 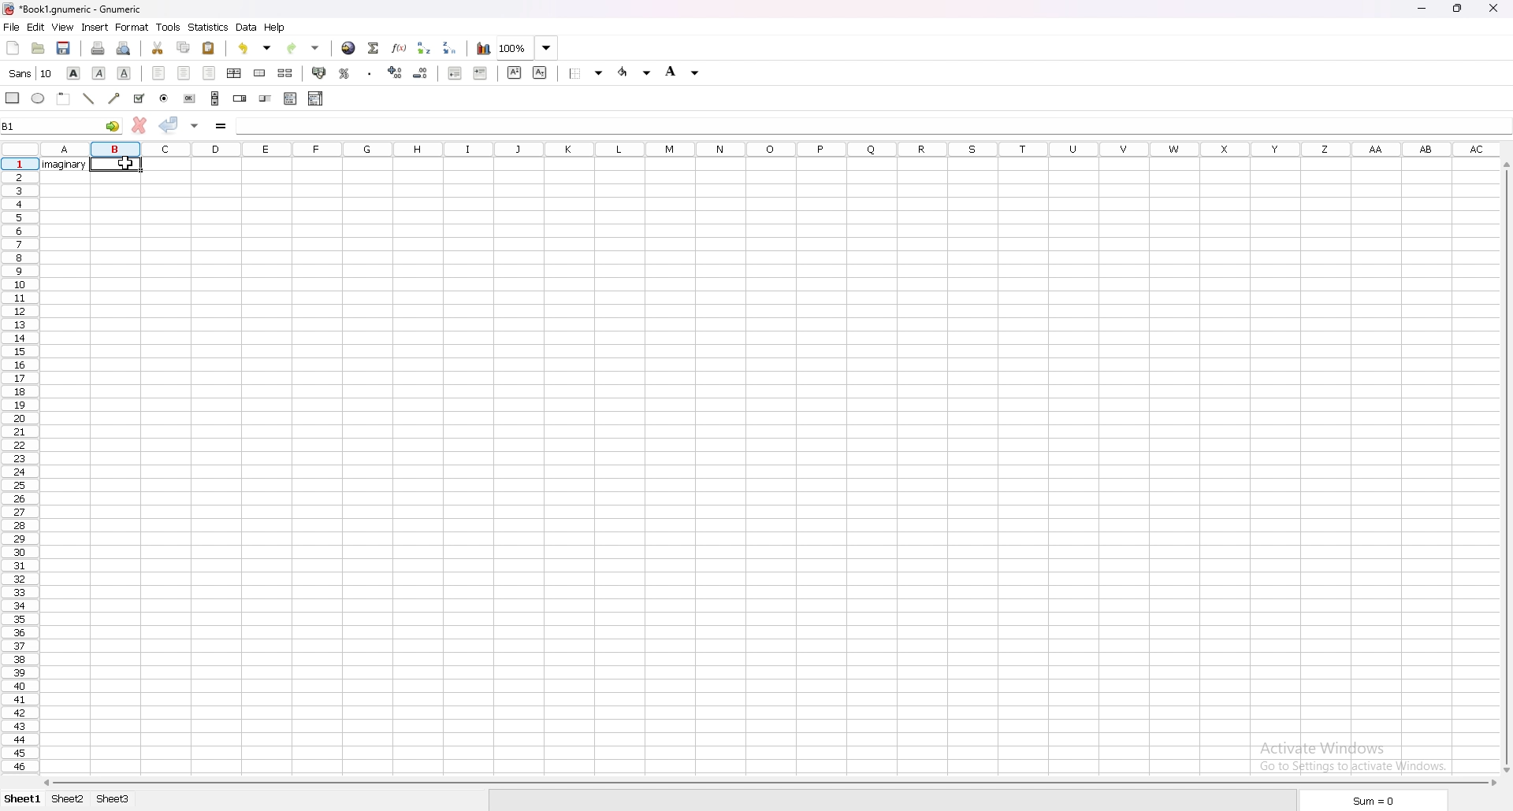 I want to click on resize, so click(x=1457, y=9).